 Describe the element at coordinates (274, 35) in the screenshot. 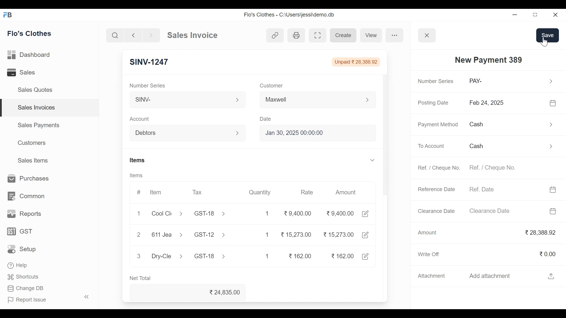

I see `View link references` at that location.